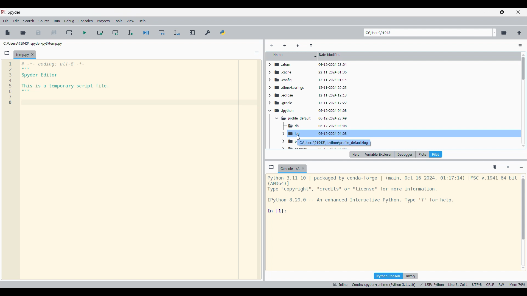 Image resolution: width=527 pixels, height=296 pixels. What do you see at coordinates (38, 33) in the screenshot?
I see `Save file` at bounding box center [38, 33].